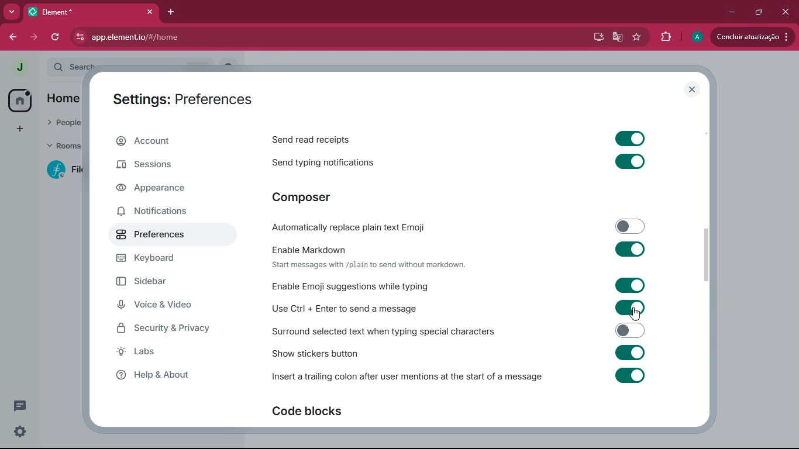  What do you see at coordinates (15, 130) in the screenshot?
I see `add` at bounding box center [15, 130].